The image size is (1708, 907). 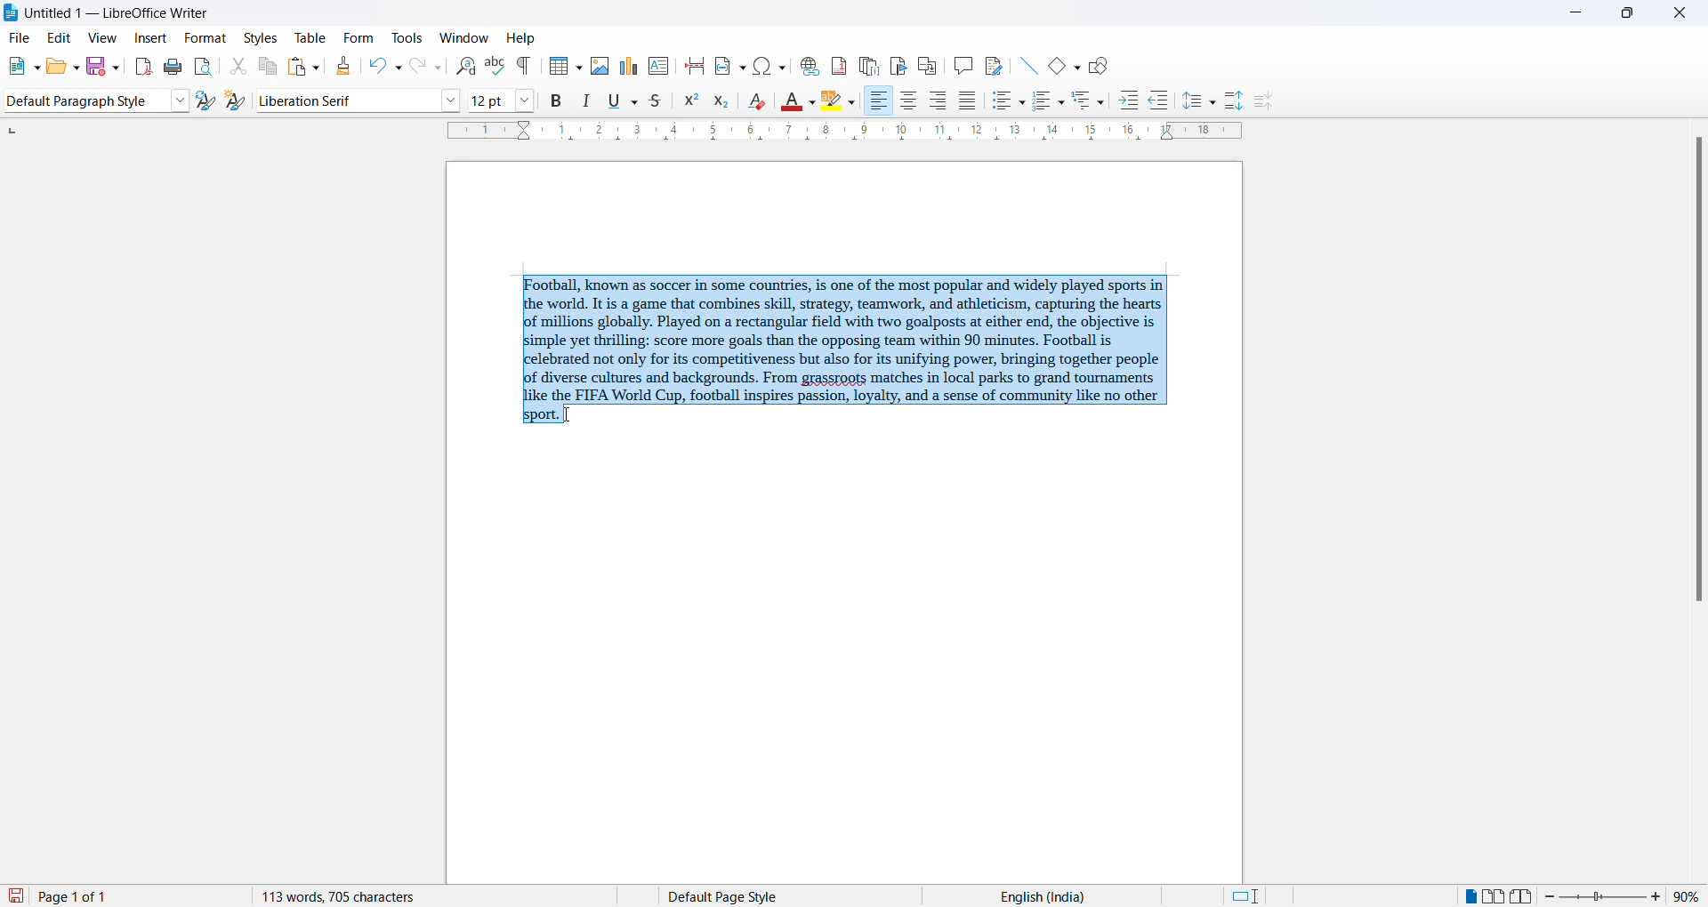 What do you see at coordinates (141, 68) in the screenshot?
I see `export as pdf` at bounding box center [141, 68].